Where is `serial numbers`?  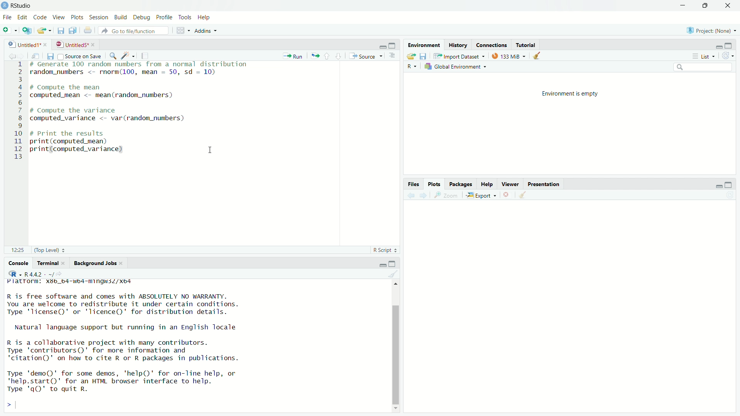
serial numbers is located at coordinates (15, 111).